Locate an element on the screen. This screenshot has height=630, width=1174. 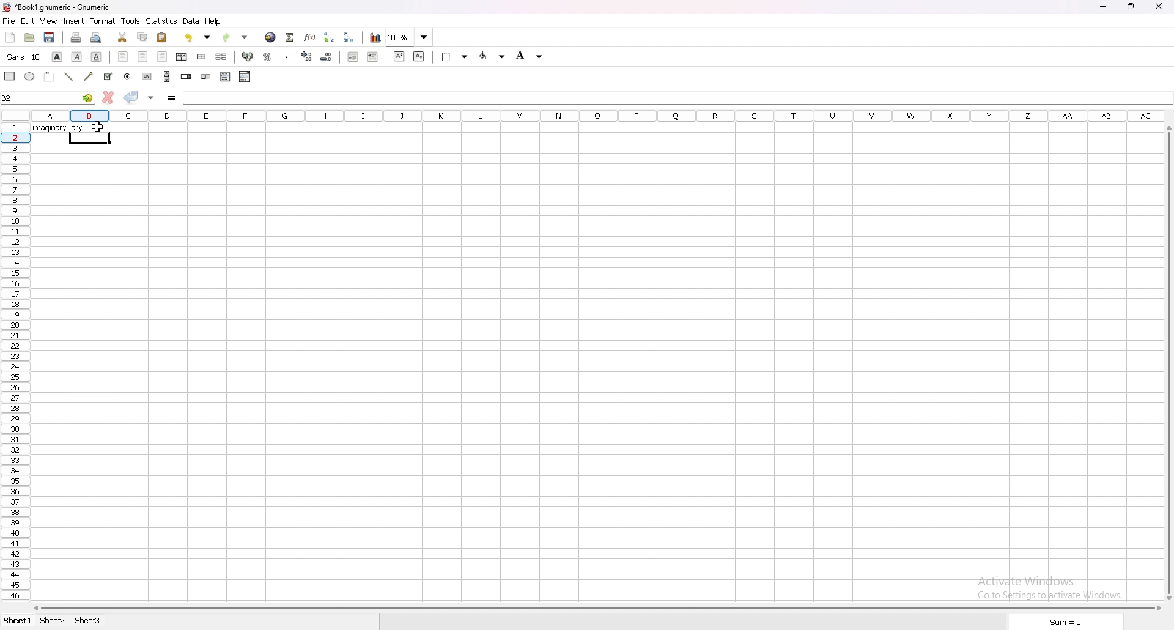
frame is located at coordinates (49, 76).